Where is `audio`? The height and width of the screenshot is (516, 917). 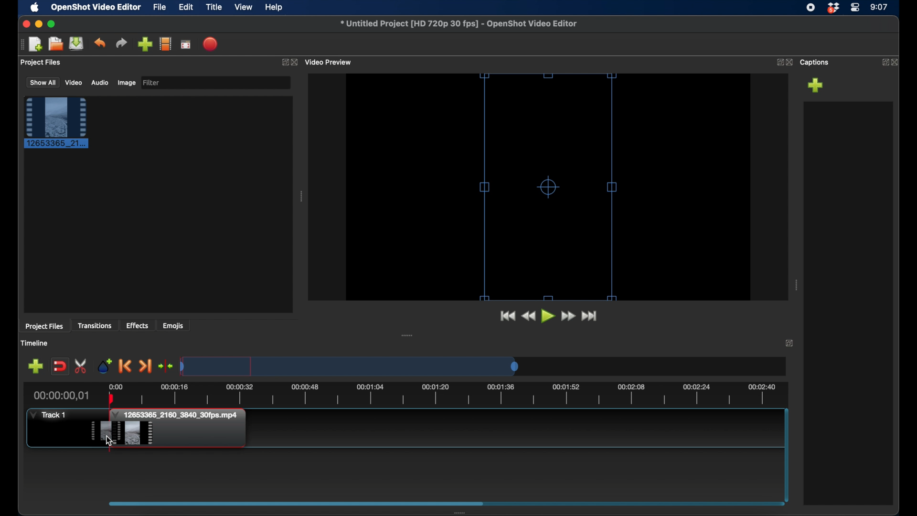
audio is located at coordinates (99, 83).